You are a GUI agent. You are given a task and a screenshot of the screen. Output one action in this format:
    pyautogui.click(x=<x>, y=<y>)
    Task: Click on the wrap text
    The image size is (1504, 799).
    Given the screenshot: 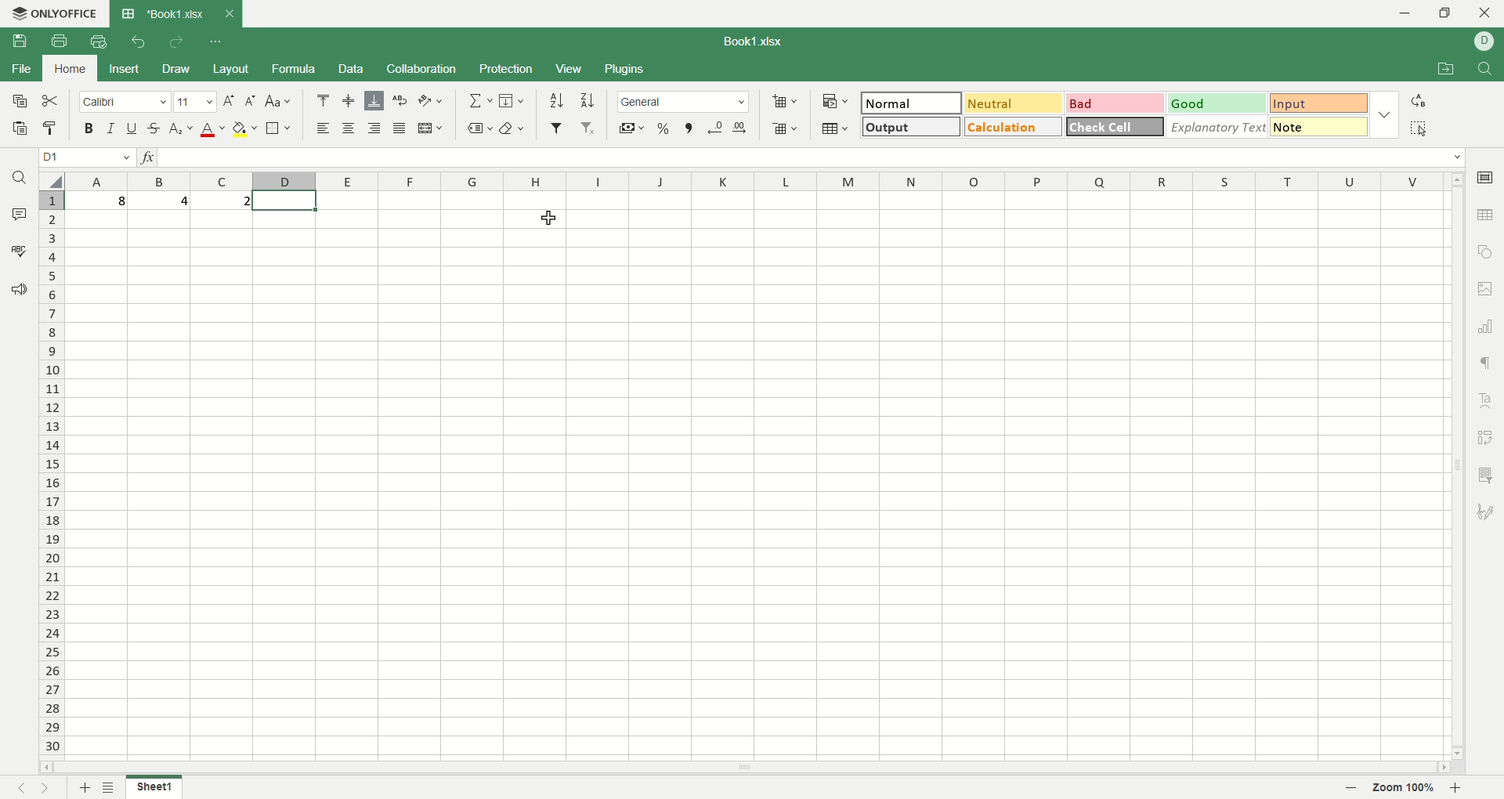 What is the action you would take?
    pyautogui.click(x=401, y=98)
    